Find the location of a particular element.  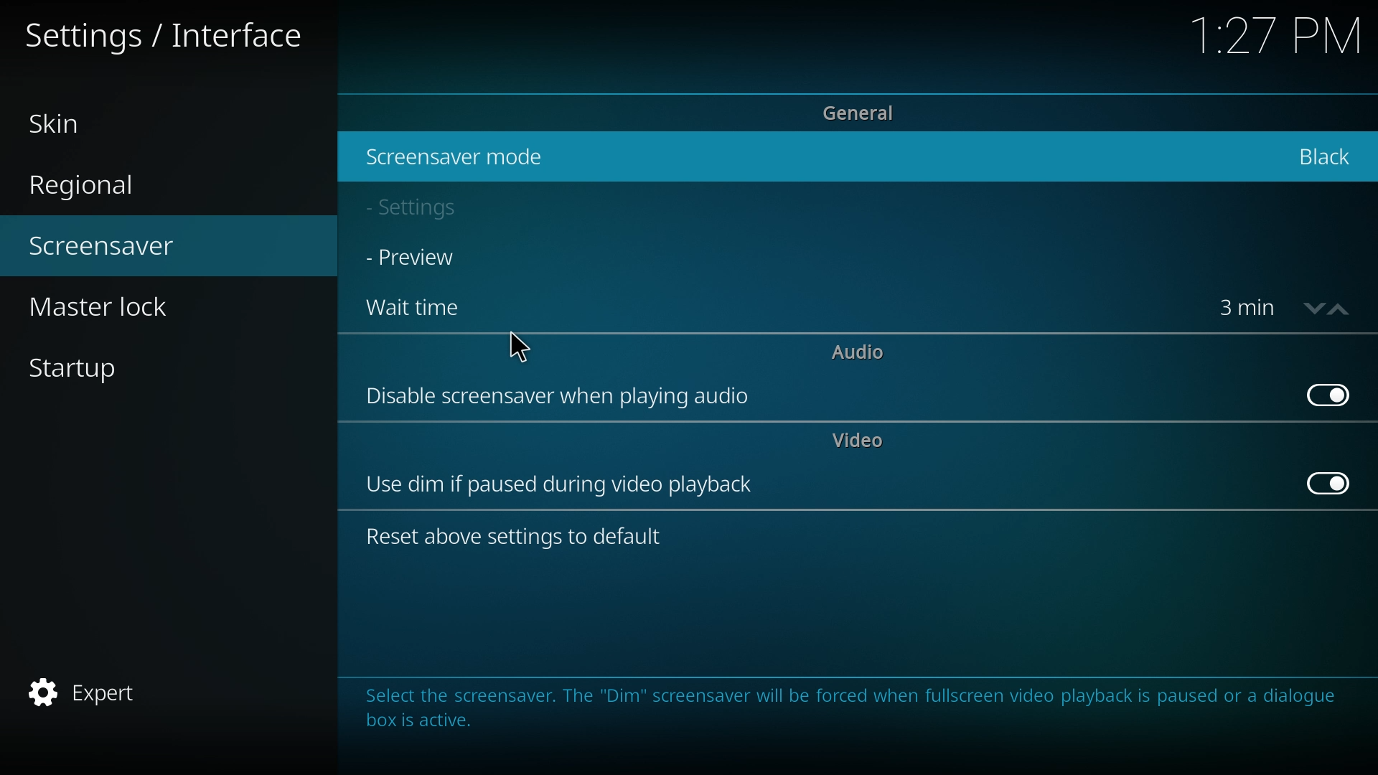

expert is located at coordinates (115, 691).